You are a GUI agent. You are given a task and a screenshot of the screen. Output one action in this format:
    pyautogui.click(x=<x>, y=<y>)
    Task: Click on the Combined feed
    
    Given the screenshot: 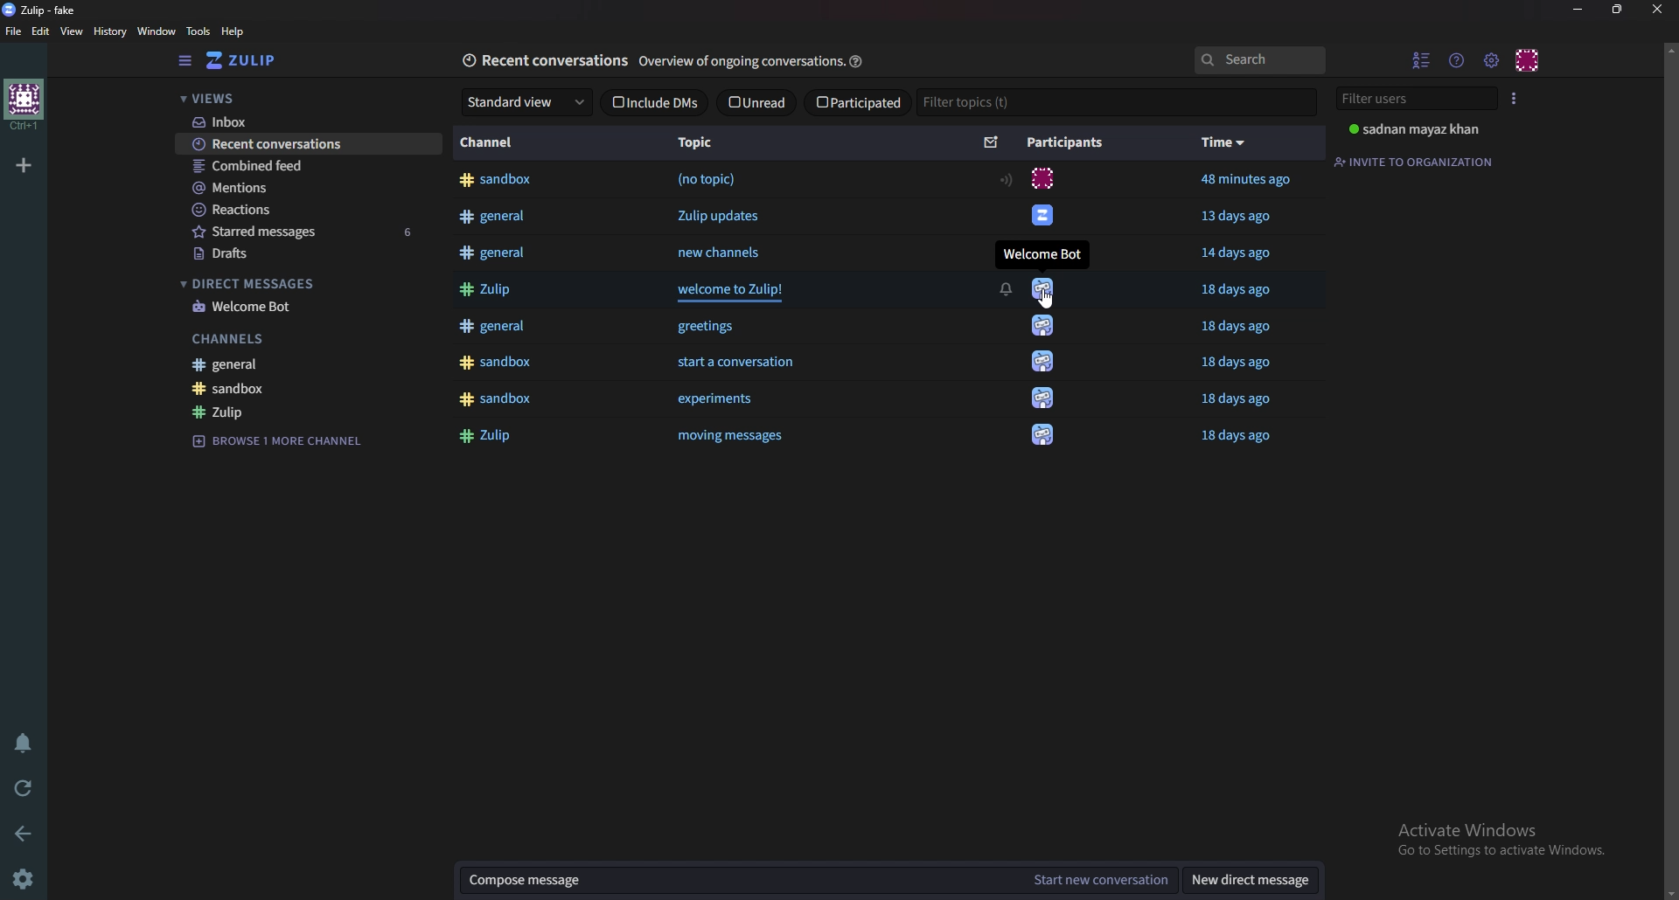 What is the action you would take?
    pyautogui.click(x=302, y=167)
    